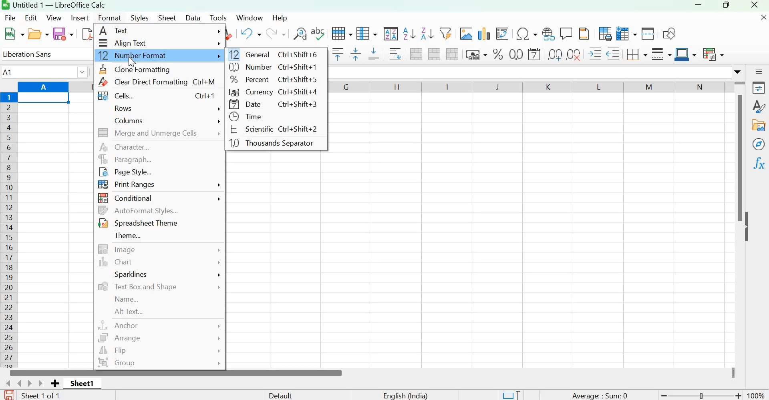  What do you see at coordinates (374, 56) in the screenshot?
I see `Align bottom` at bounding box center [374, 56].